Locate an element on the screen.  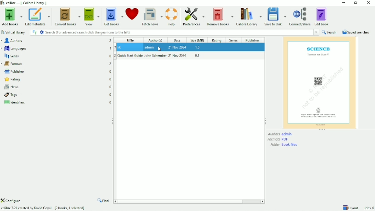
Rating is located at coordinates (57, 80).